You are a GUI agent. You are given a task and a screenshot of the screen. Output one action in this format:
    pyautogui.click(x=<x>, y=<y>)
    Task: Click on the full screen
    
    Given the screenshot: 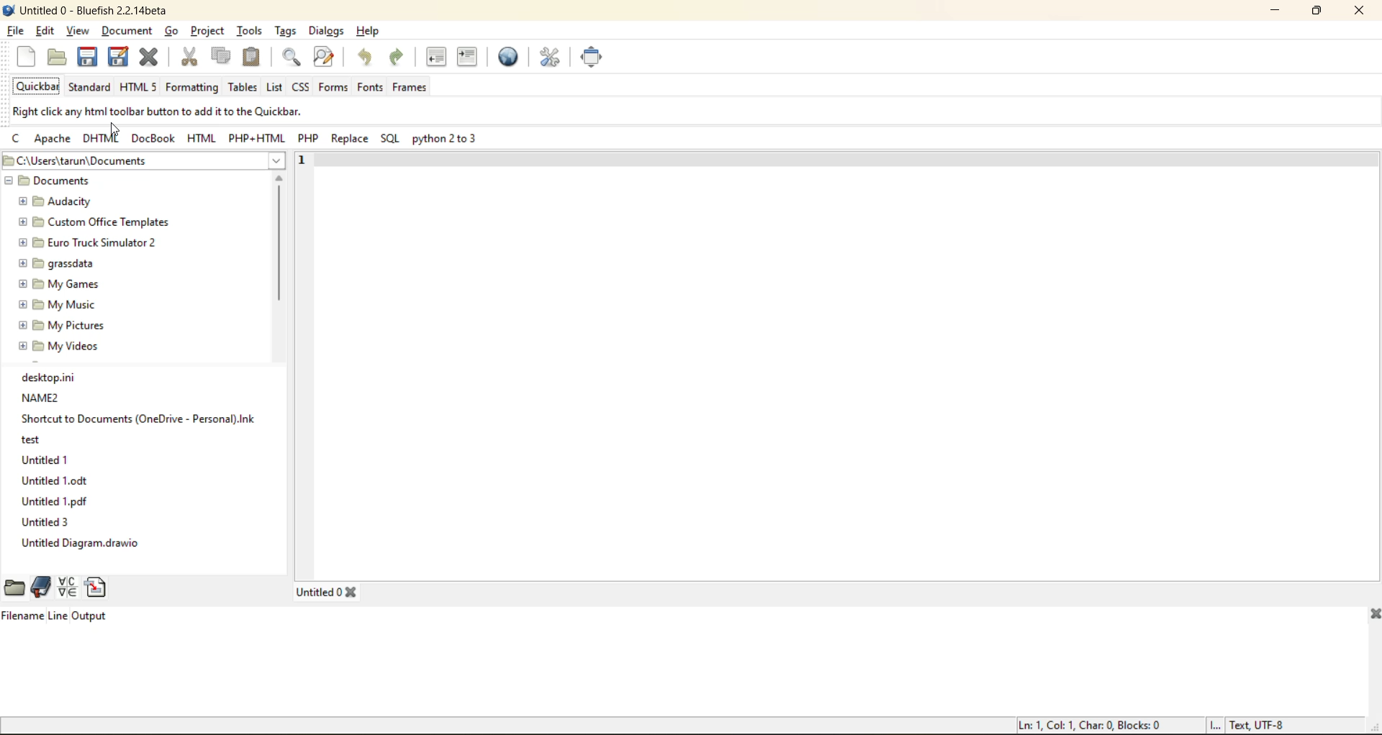 What is the action you would take?
    pyautogui.click(x=595, y=57)
    